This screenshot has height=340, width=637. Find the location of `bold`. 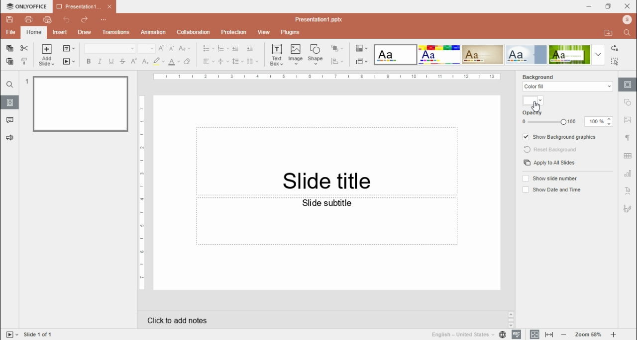

bold is located at coordinates (89, 62).